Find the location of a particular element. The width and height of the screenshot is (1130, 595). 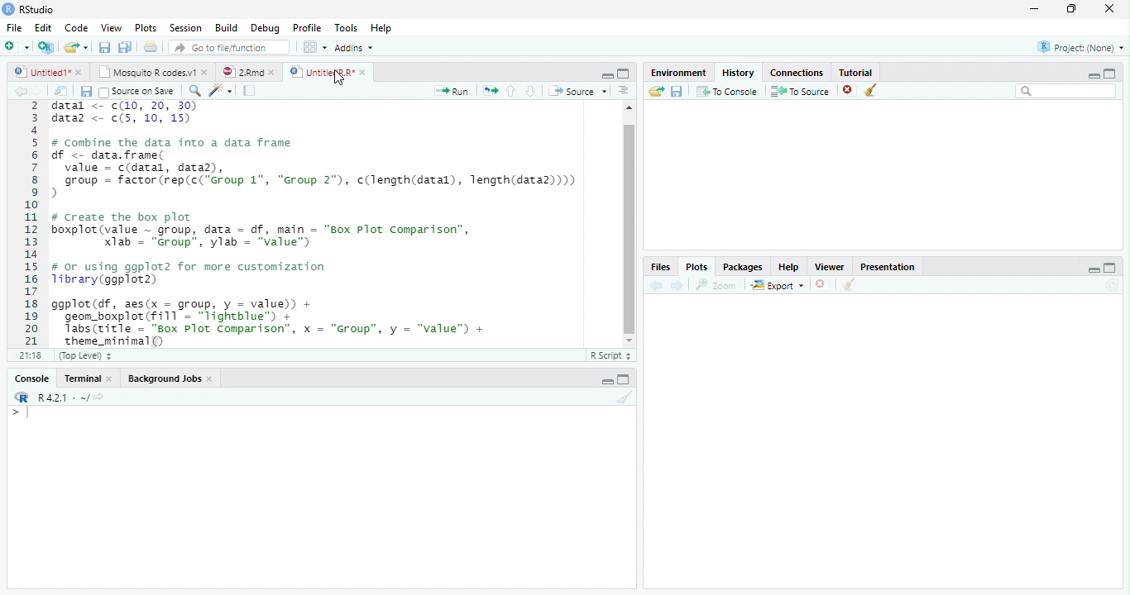

Clear all history entries is located at coordinates (871, 90).